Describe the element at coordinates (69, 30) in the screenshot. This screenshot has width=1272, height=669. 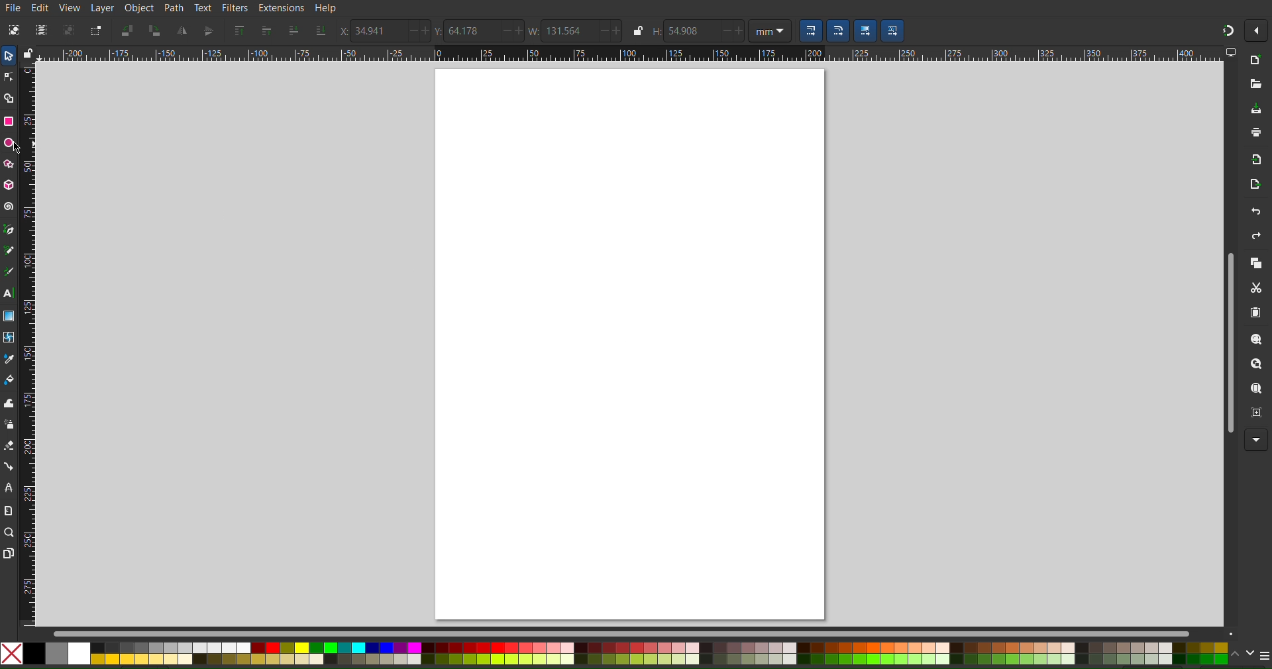
I see `Deselect` at that location.